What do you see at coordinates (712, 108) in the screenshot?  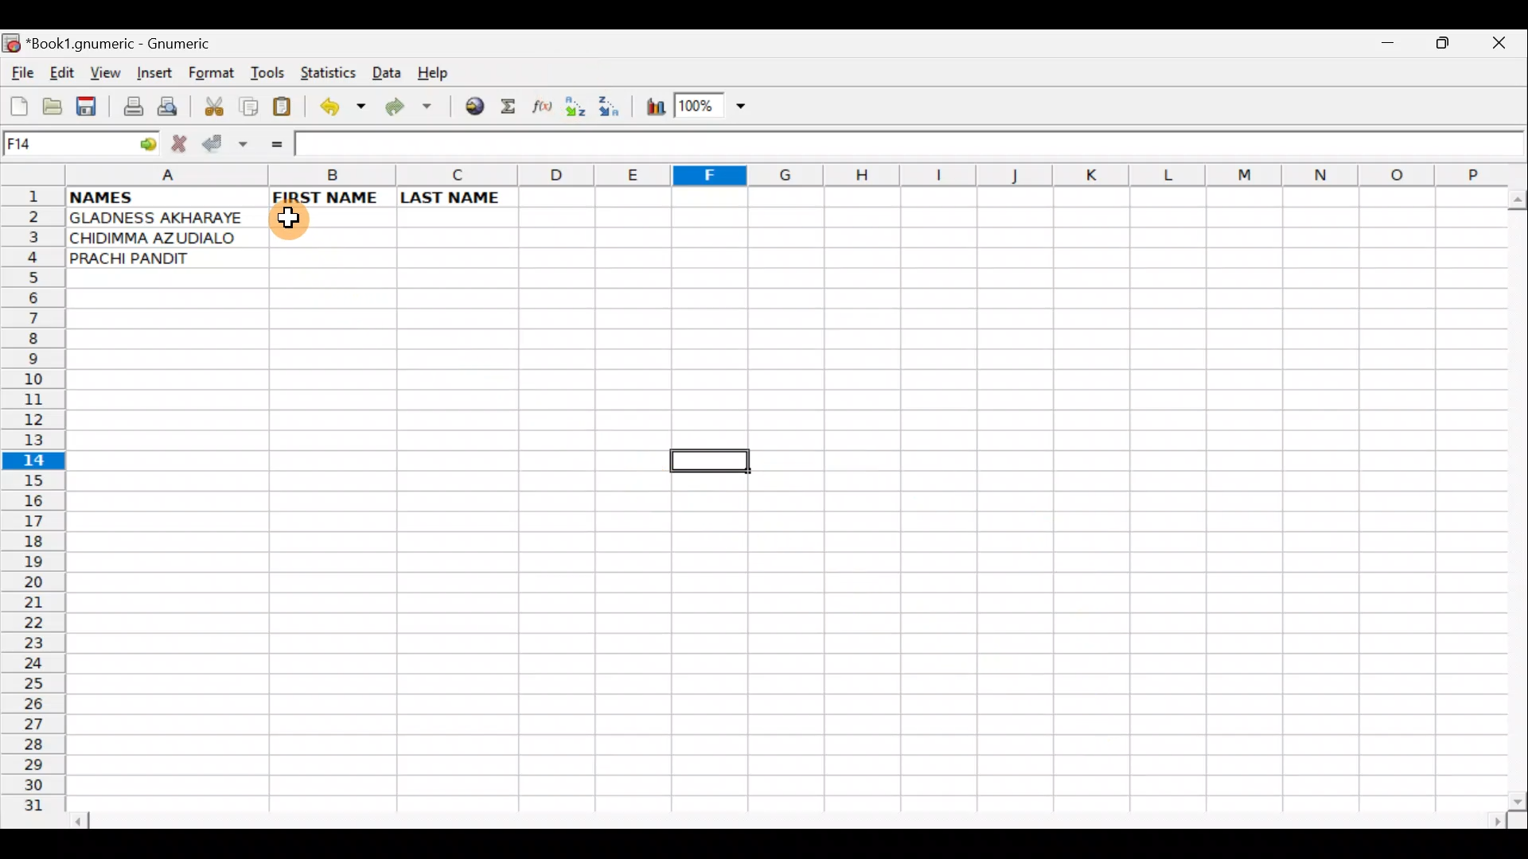 I see `Zoom` at bounding box center [712, 108].